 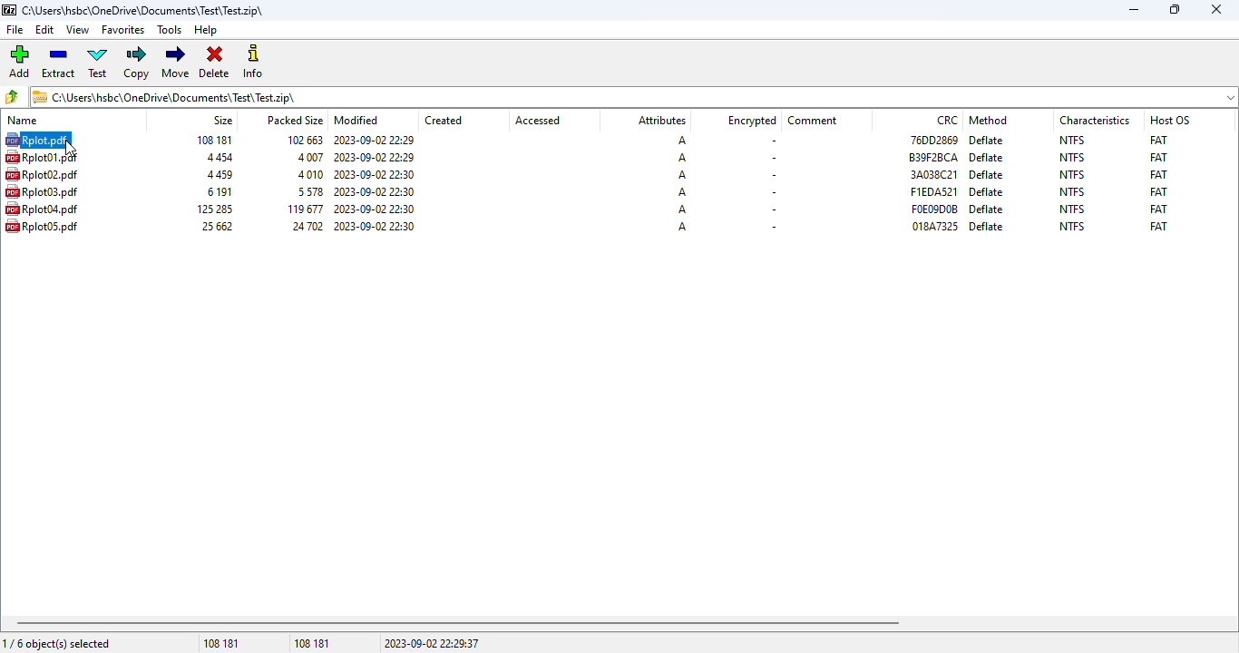 What do you see at coordinates (45, 30) in the screenshot?
I see `edit` at bounding box center [45, 30].